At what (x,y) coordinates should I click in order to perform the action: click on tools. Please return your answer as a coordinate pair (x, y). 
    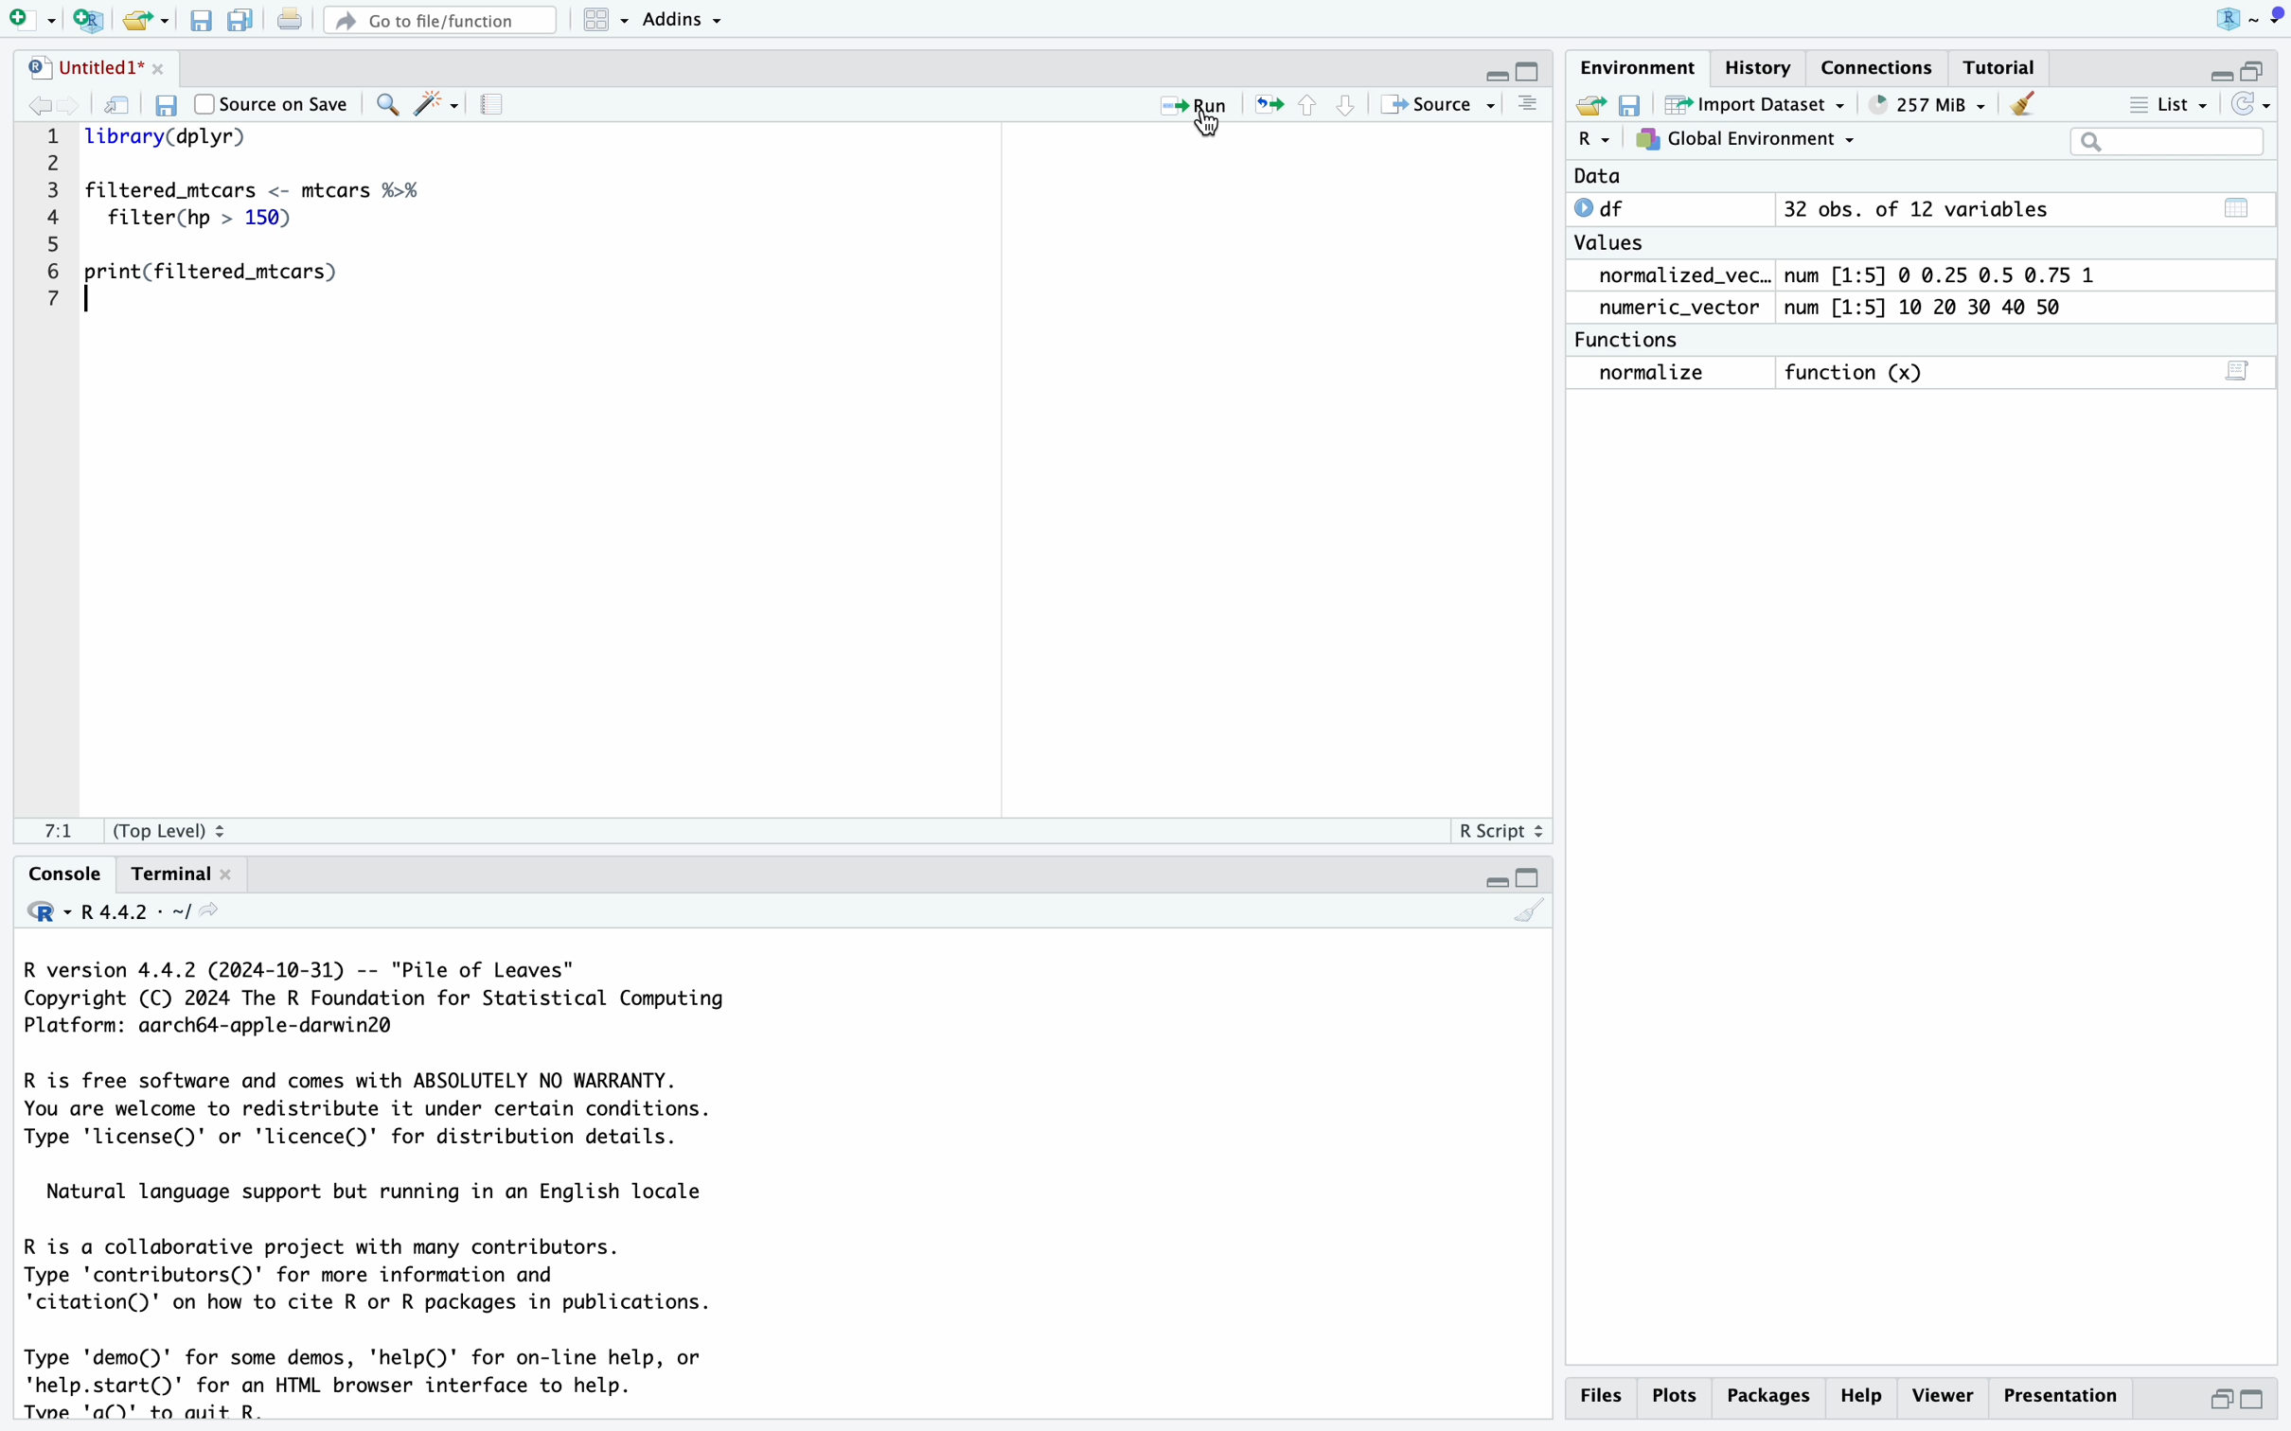
    Looking at the image, I should click on (437, 105).